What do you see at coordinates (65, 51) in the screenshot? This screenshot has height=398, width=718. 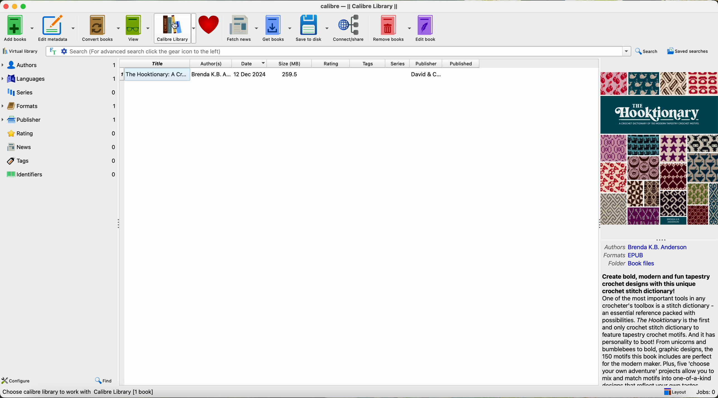 I see `Settings` at bounding box center [65, 51].